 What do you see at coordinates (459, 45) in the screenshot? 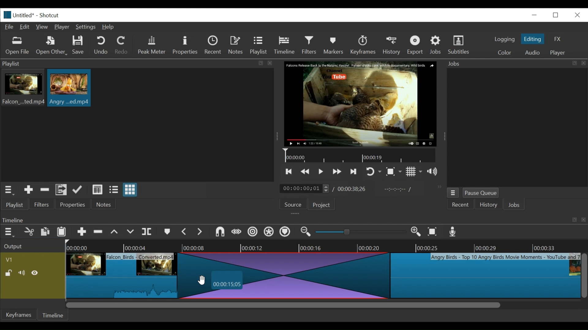
I see `Subtitles` at bounding box center [459, 45].